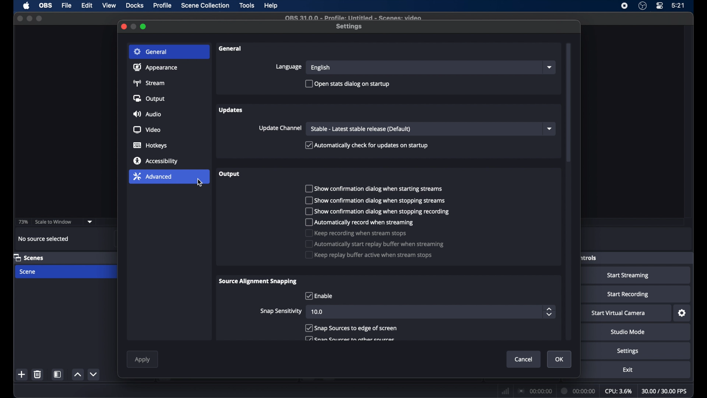 The image size is (707, 398). I want to click on stepper buttons, so click(549, 311).